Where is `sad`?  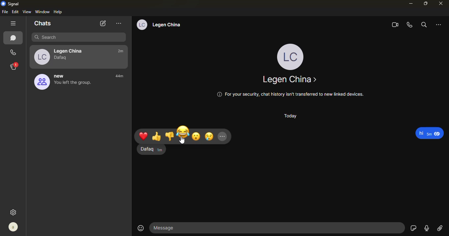
sad is located at coordinates (209, 136).